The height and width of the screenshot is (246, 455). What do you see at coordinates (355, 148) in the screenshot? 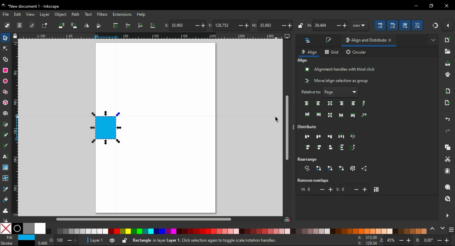
I see `distribute anchors vertically ` at bounding box center [355, 148].